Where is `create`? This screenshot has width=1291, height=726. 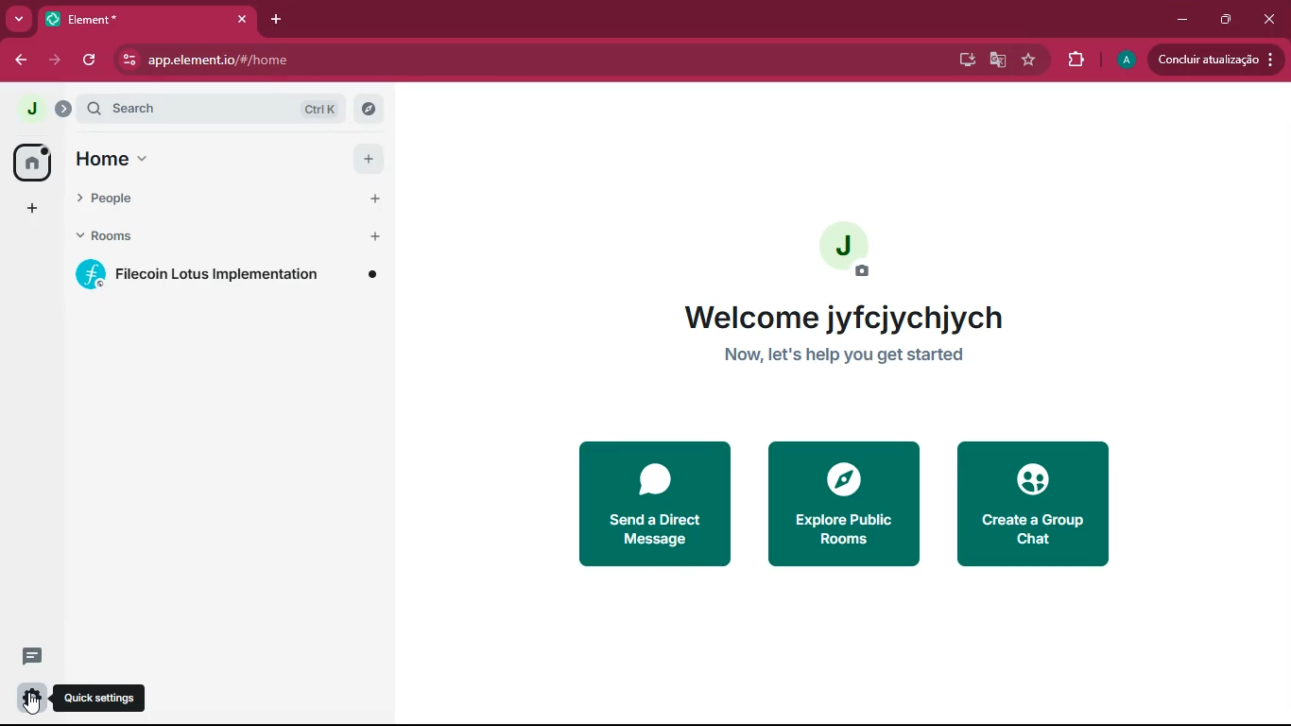 create is located at coordinates (1039, 505).